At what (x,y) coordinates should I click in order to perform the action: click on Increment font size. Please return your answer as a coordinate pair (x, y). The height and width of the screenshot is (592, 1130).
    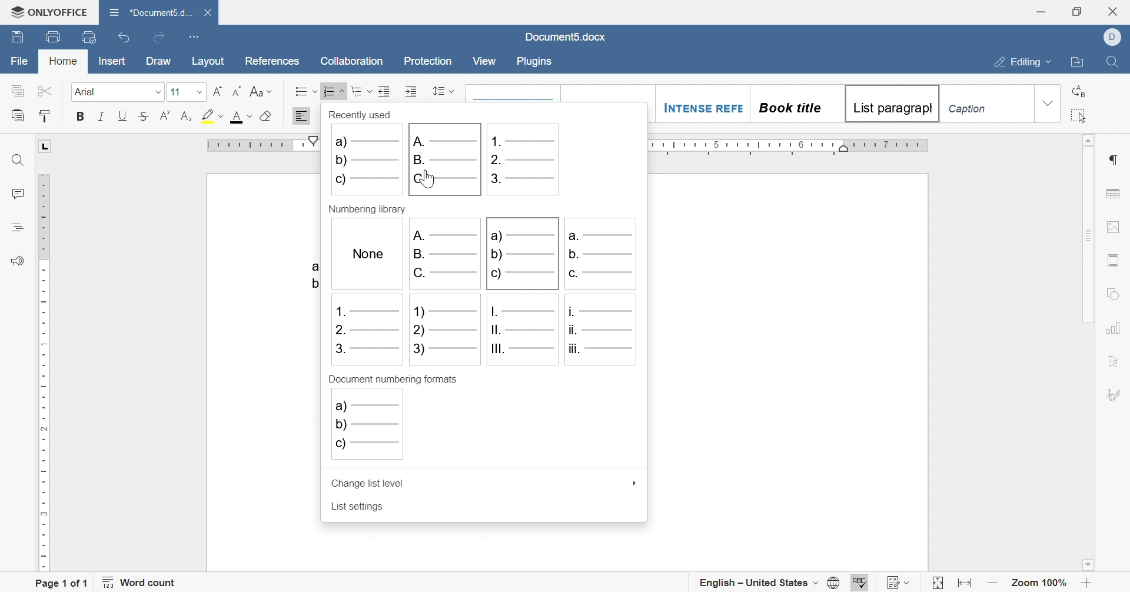
    Looking at the image, I should click on (218, 92).